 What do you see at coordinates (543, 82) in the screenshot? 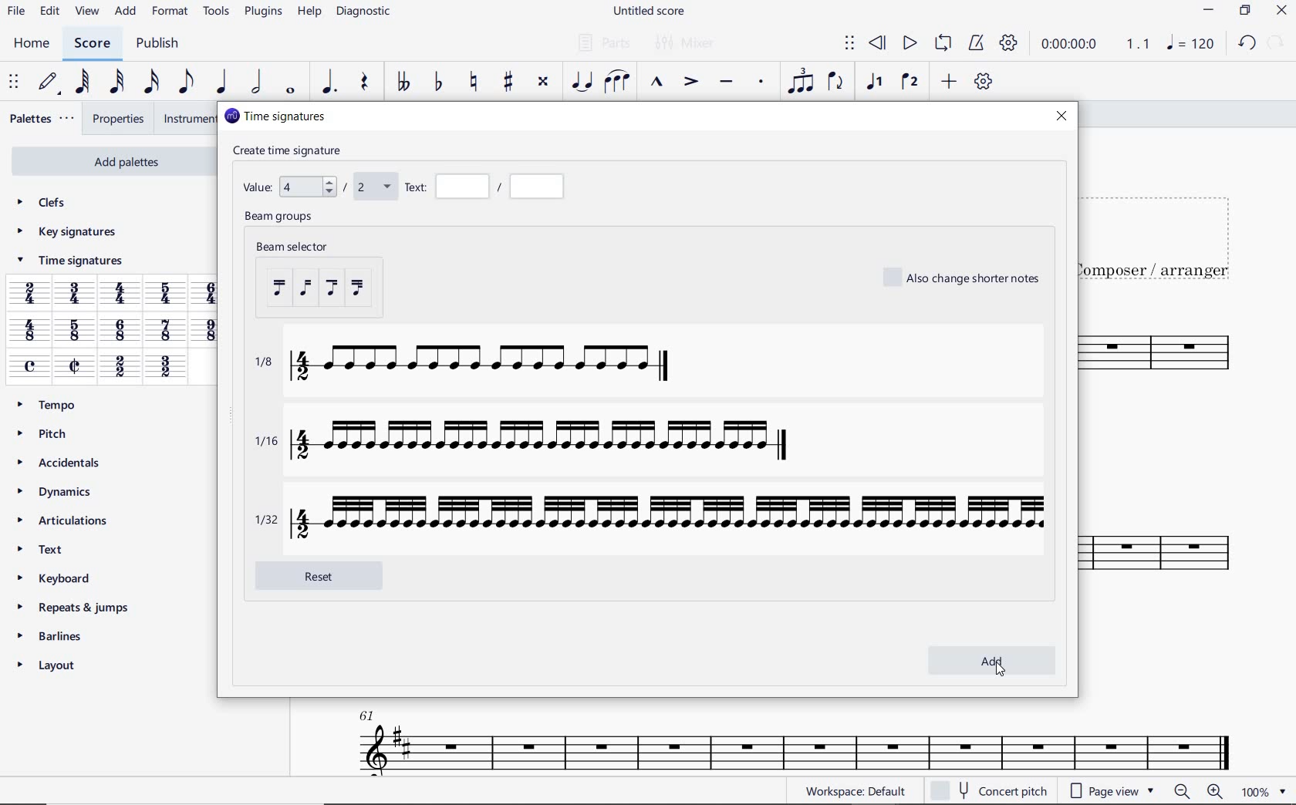
I see `TOGGLE DOUBLE-SHARP` at bounding box center [543, 82].